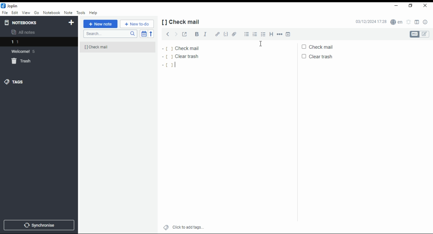 The image size is (433, 234). Describe the element at coordinates (167, 34) in the screenshot. I see `previous` at that location.